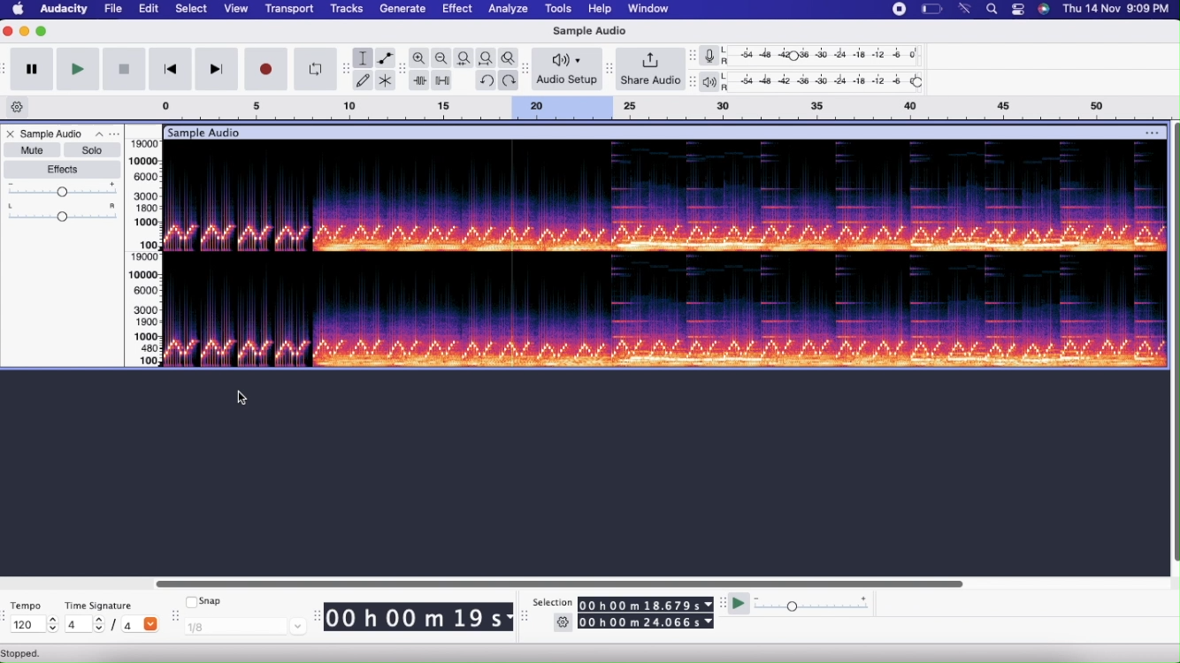  Describe the element at coordinates (510, 58) in the screenshot. I see `Zoom toggle` at that location.